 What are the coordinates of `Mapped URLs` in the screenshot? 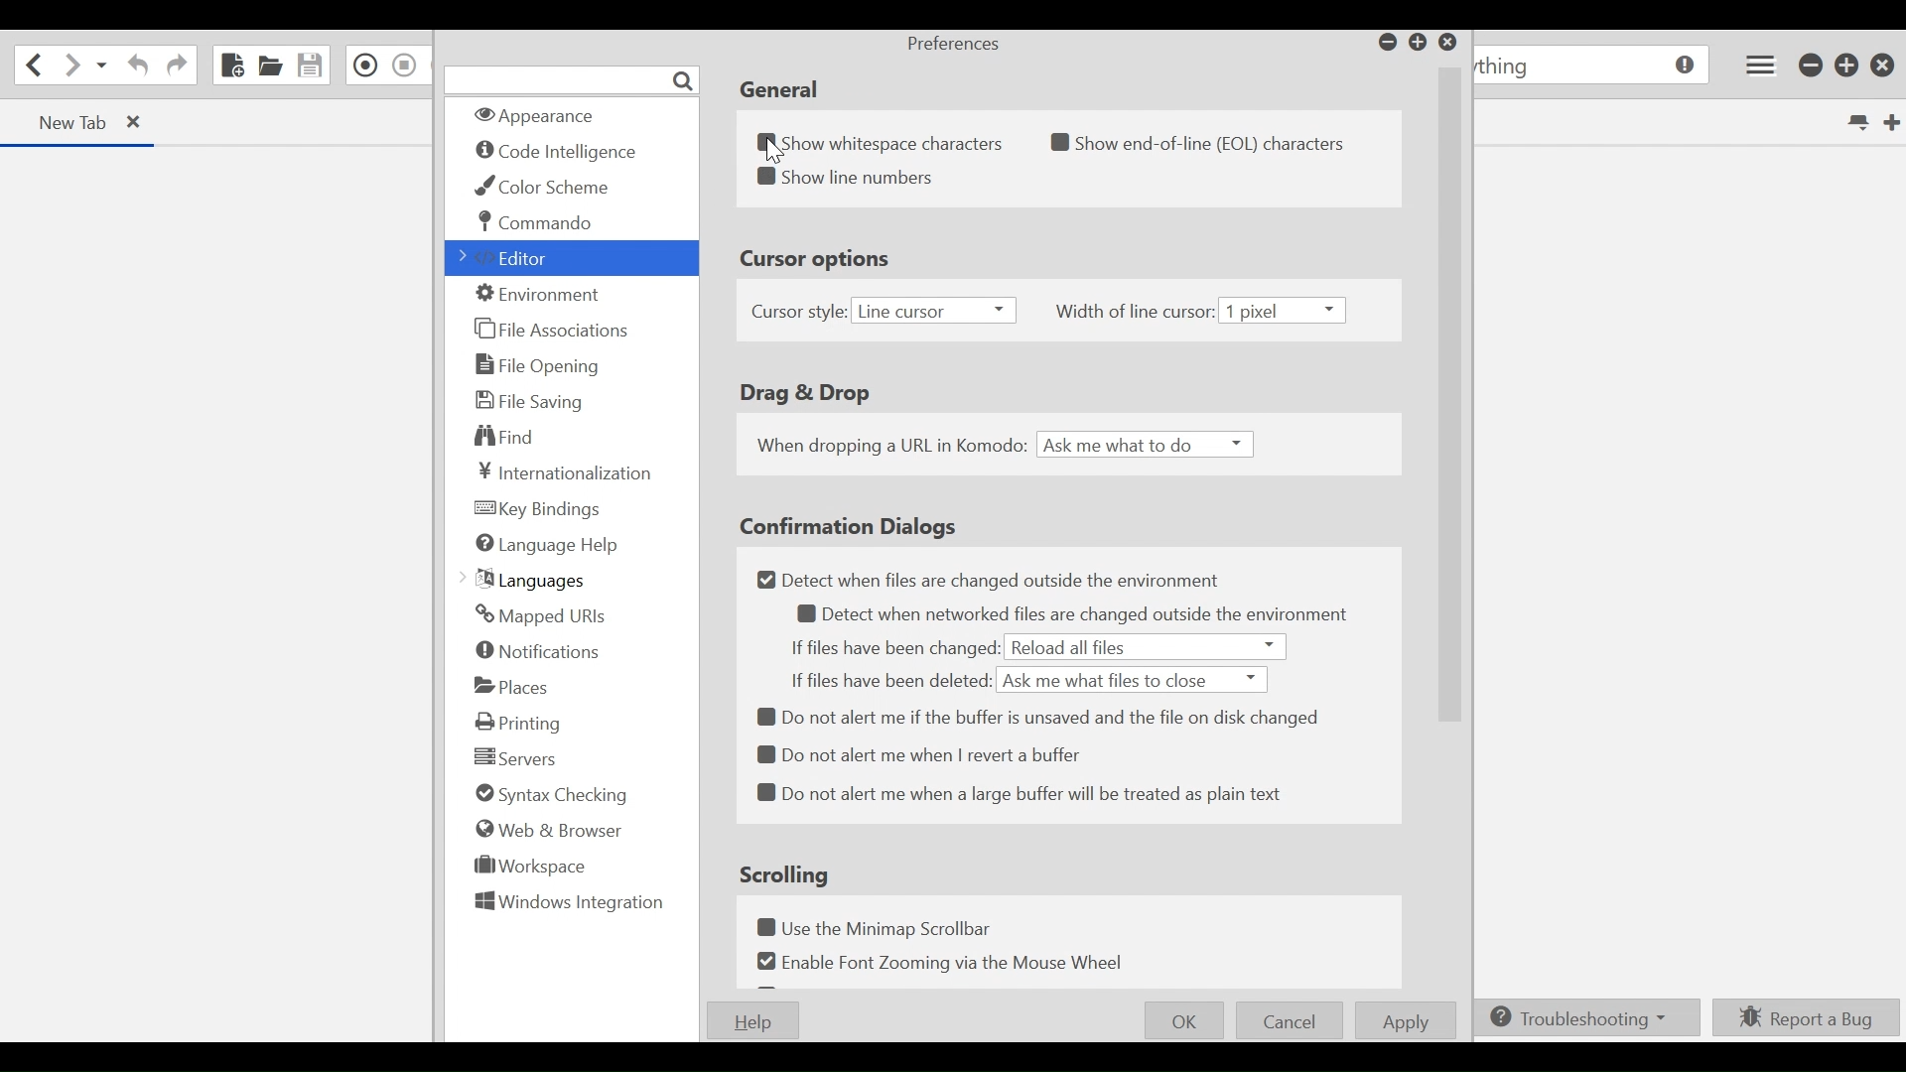 It's located at (540, 615).